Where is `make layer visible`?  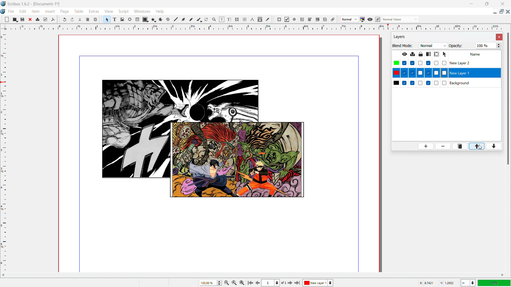
make layer visible is located at coordinates (404, 54).